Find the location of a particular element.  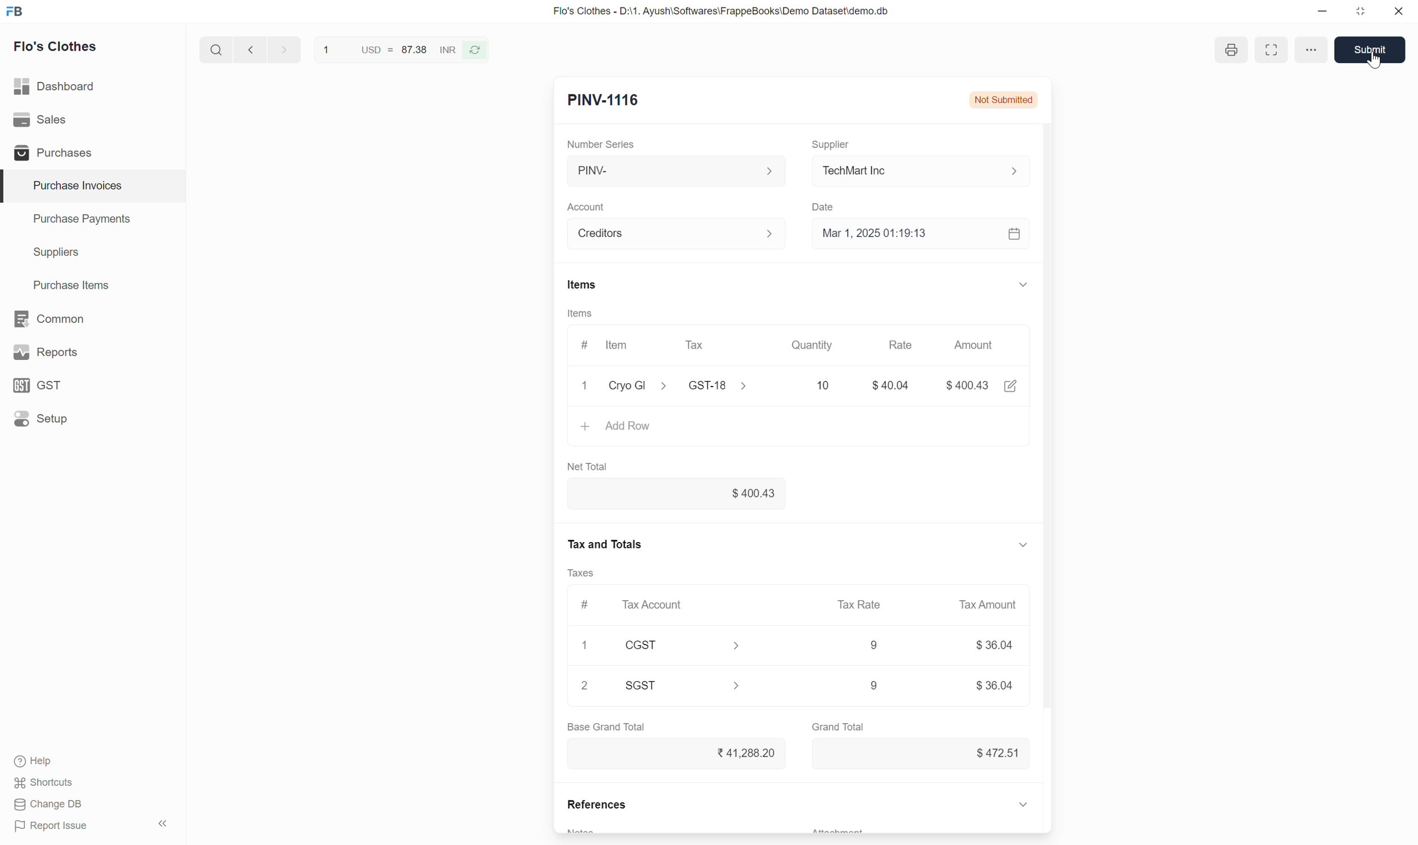

not submitted is located at coordinates (1003, 97).